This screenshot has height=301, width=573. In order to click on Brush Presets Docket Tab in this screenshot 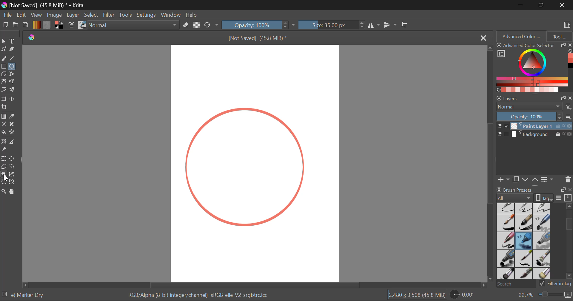, I will do `click(534, 193)`.